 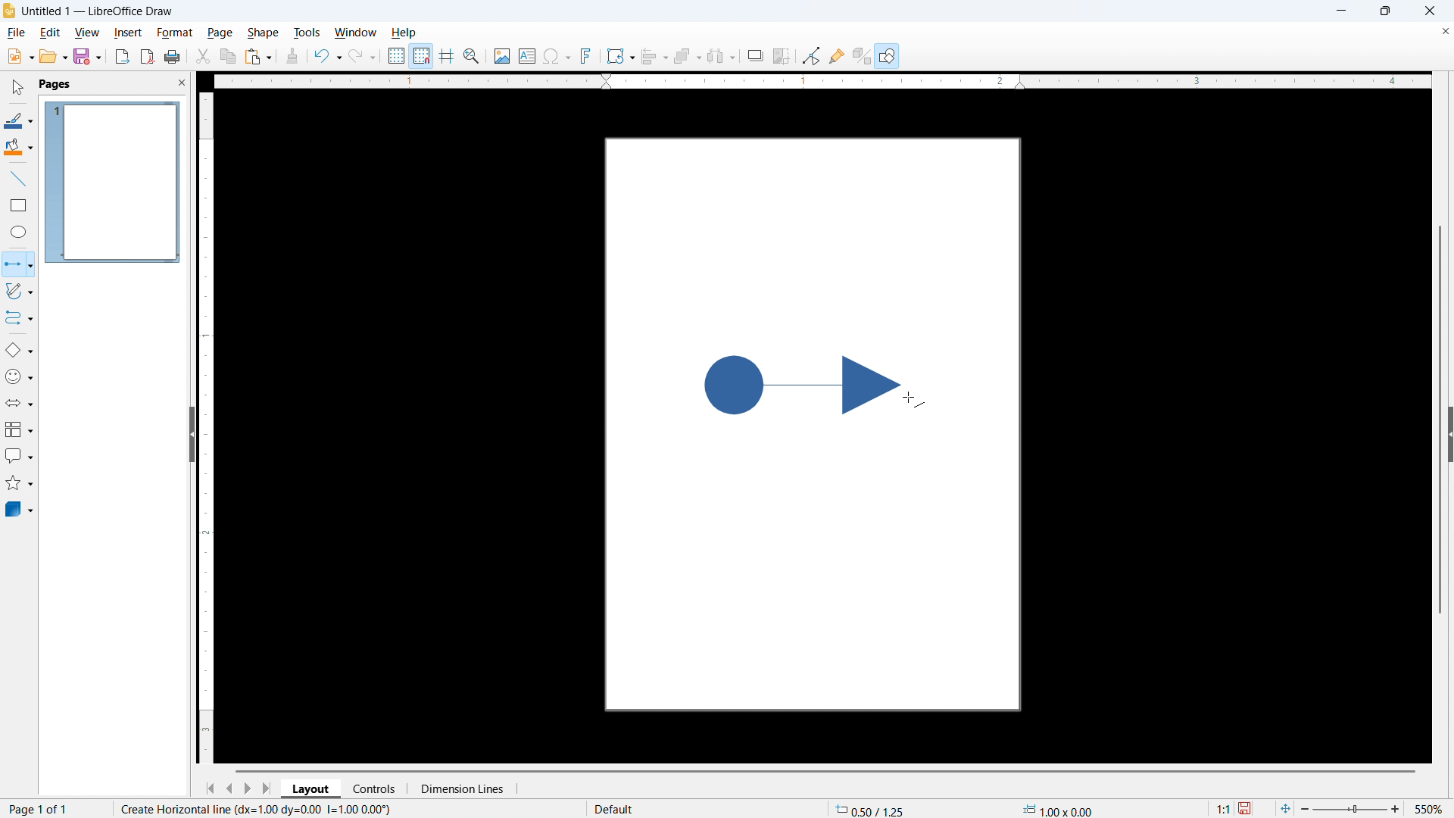 What do you see at coordinates (88, 33) in the screenshot?
I see `View ` at bounding box center [88, 33].